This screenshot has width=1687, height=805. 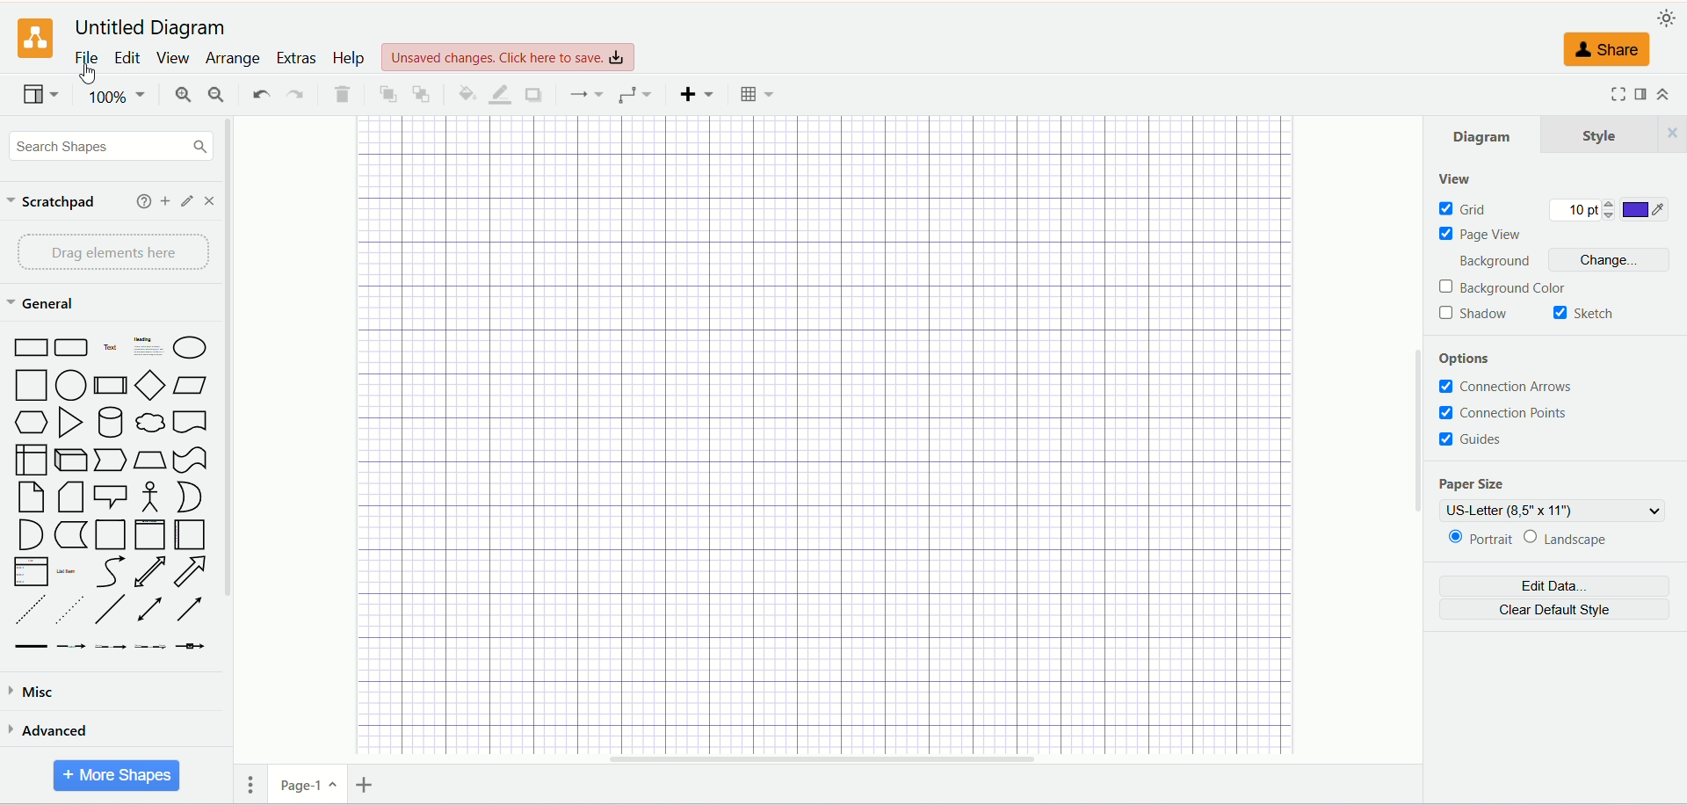 I want to click on Thought Bubble, so click(x=151, y=424).